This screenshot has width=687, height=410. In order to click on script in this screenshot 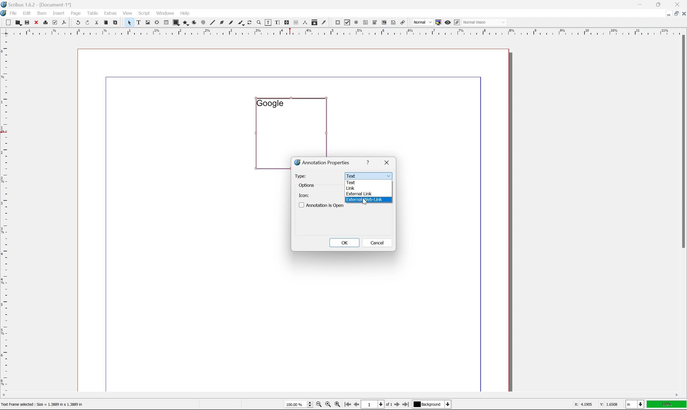, I will do `click(144, 13)`.